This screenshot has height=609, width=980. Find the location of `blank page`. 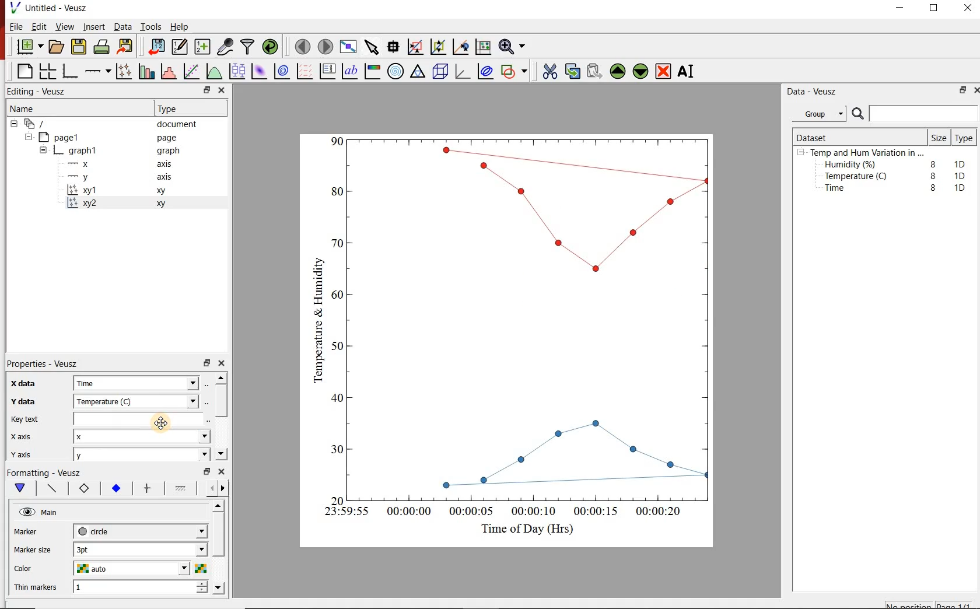

blank page is located at coordinates (23, 70).